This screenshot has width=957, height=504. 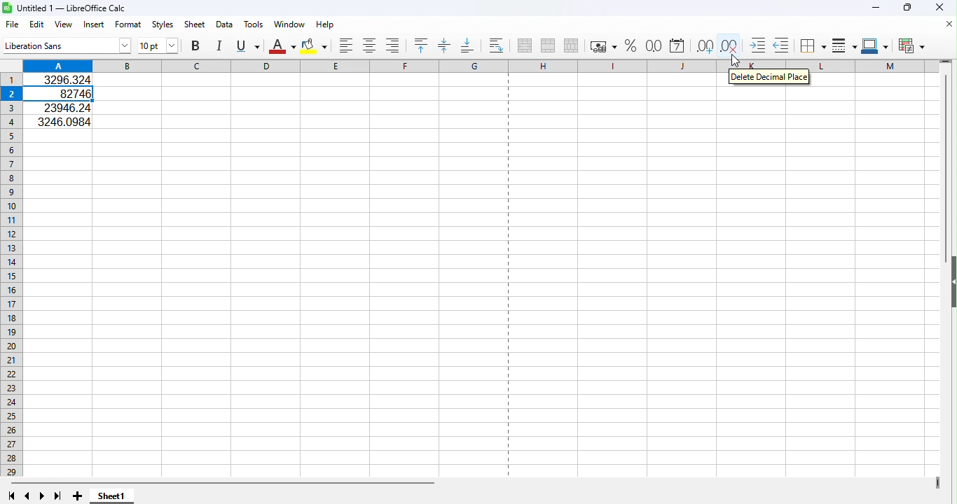 What do you see at coordinates (13, 274) in the screenshot?
I see `Rows` at bounding box center [13, 274].